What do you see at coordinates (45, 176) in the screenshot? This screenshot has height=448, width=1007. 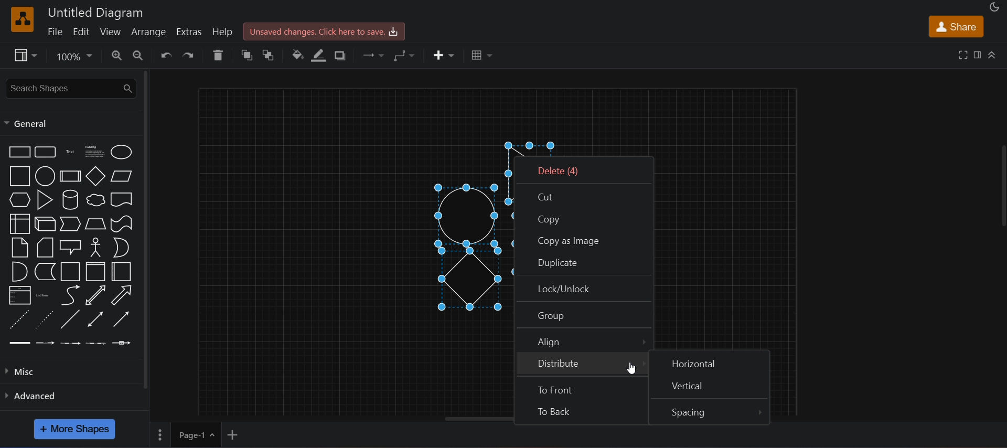 I see `circle` at bounding box center [45, 176].